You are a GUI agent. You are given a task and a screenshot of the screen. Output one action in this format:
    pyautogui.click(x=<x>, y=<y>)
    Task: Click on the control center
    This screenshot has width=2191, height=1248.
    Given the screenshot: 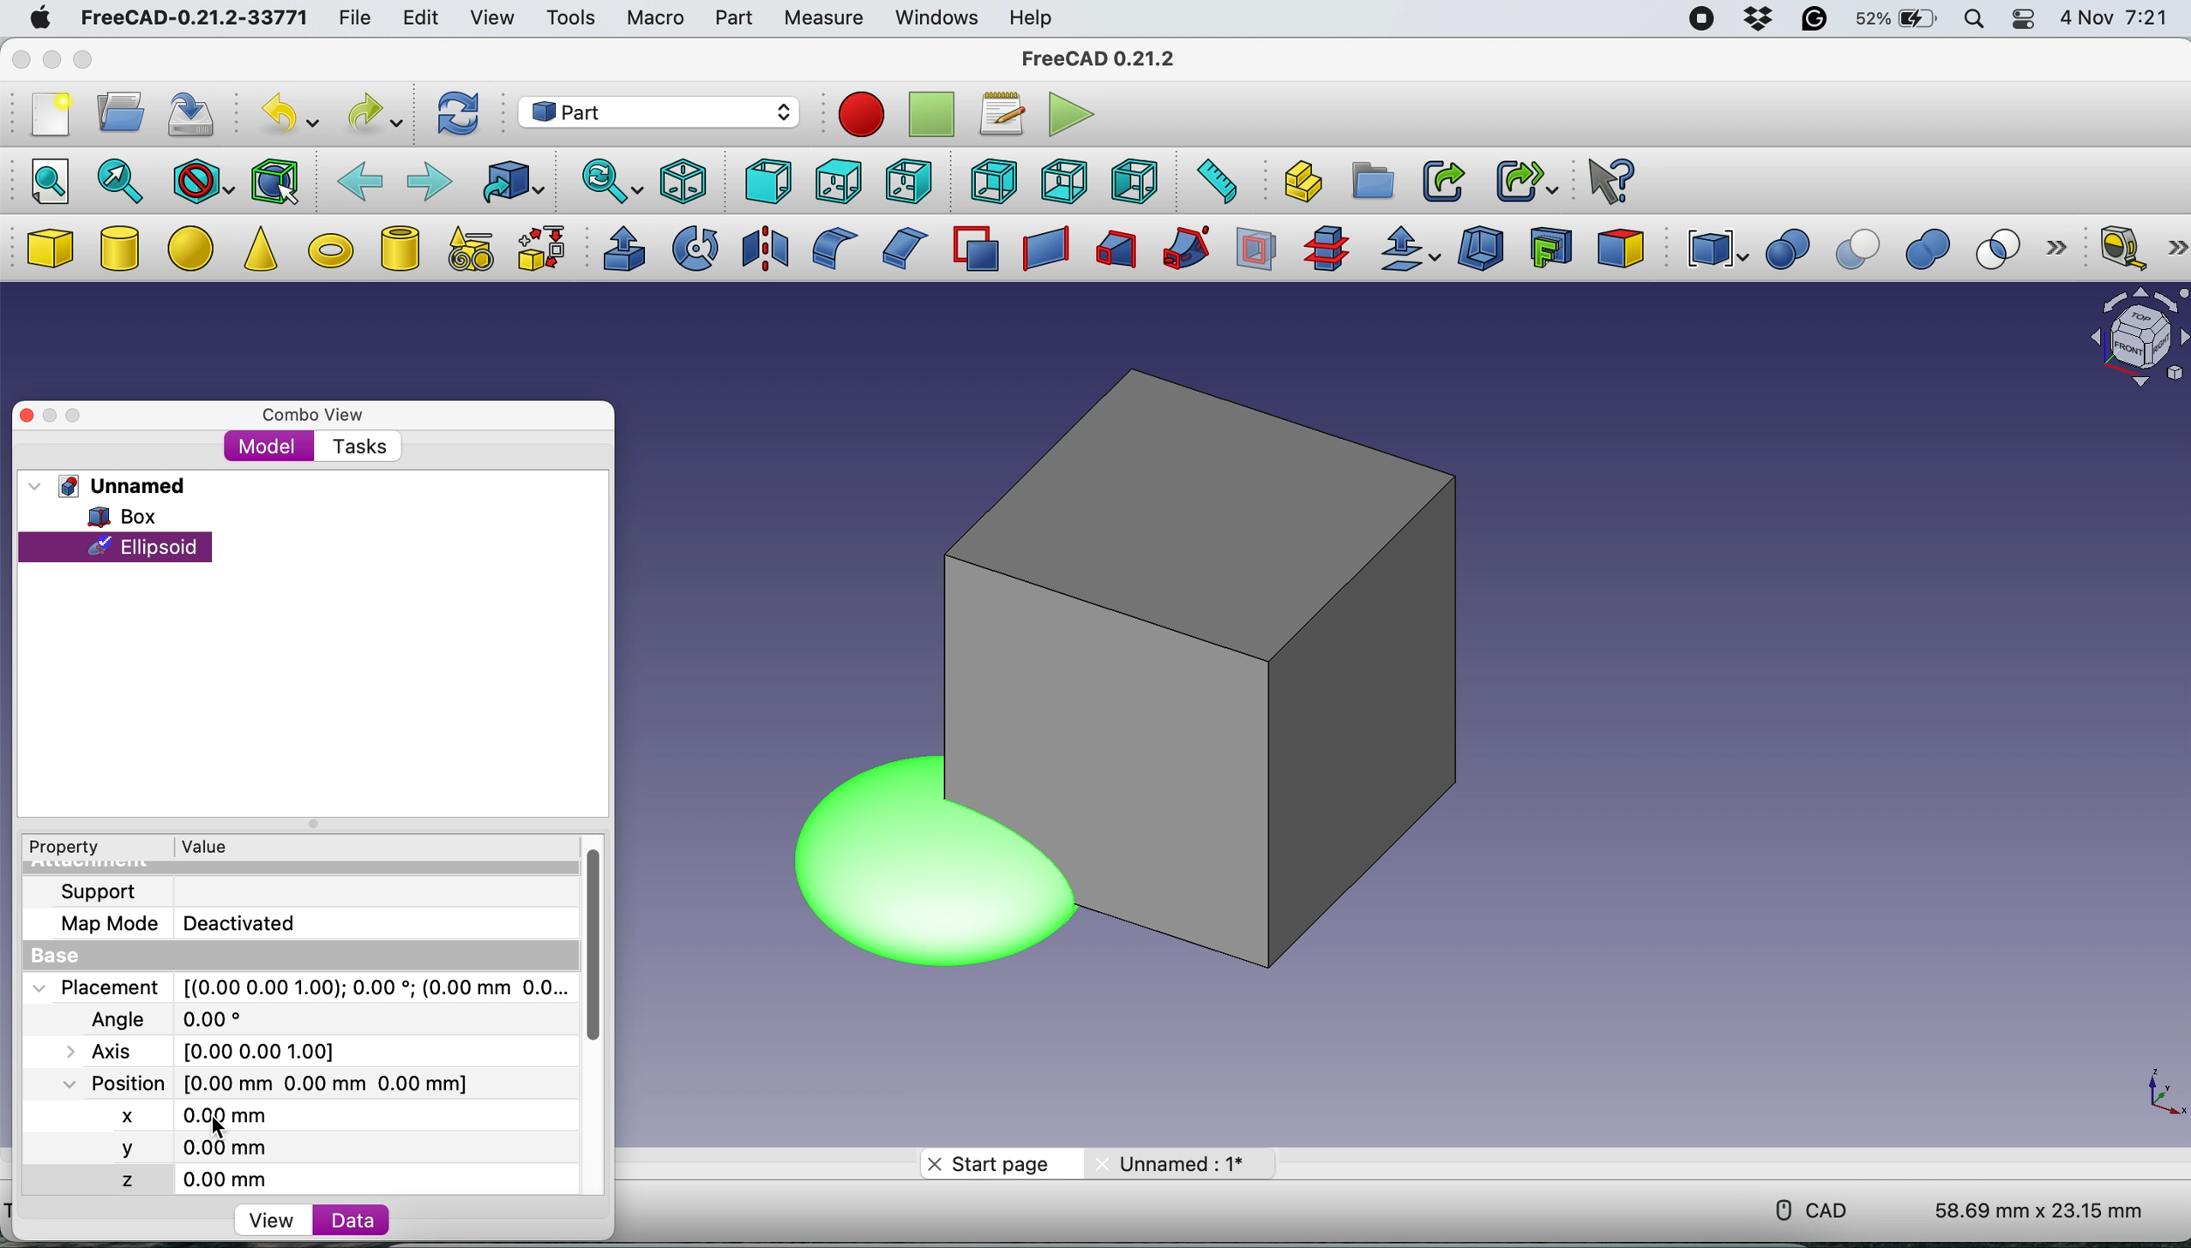 What is the action you would take?
    pyautogui.click(x=2024, y=20)
    